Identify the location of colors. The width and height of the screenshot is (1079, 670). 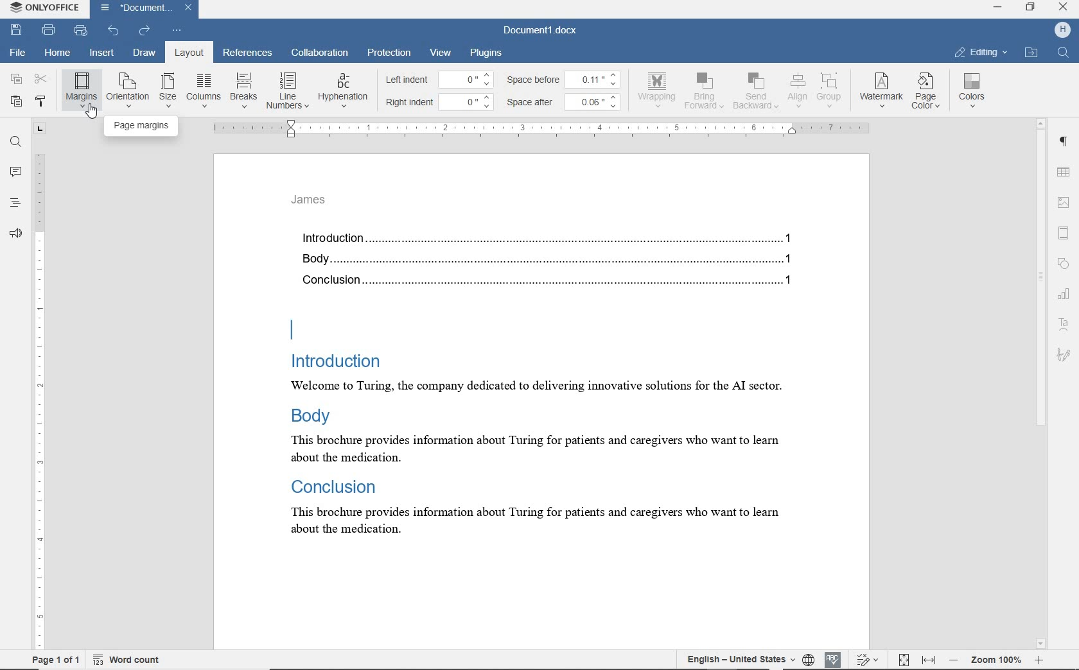
(974, 90).